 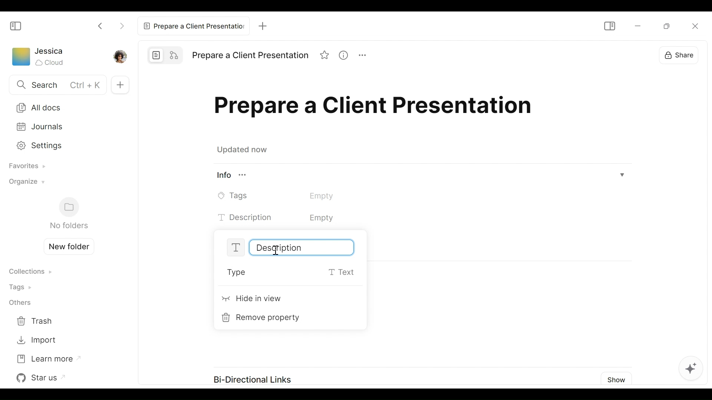 What do you see at coordinates (263, 318) in the screenshot?
I see `Remove property` at bounding box center [263, 318].